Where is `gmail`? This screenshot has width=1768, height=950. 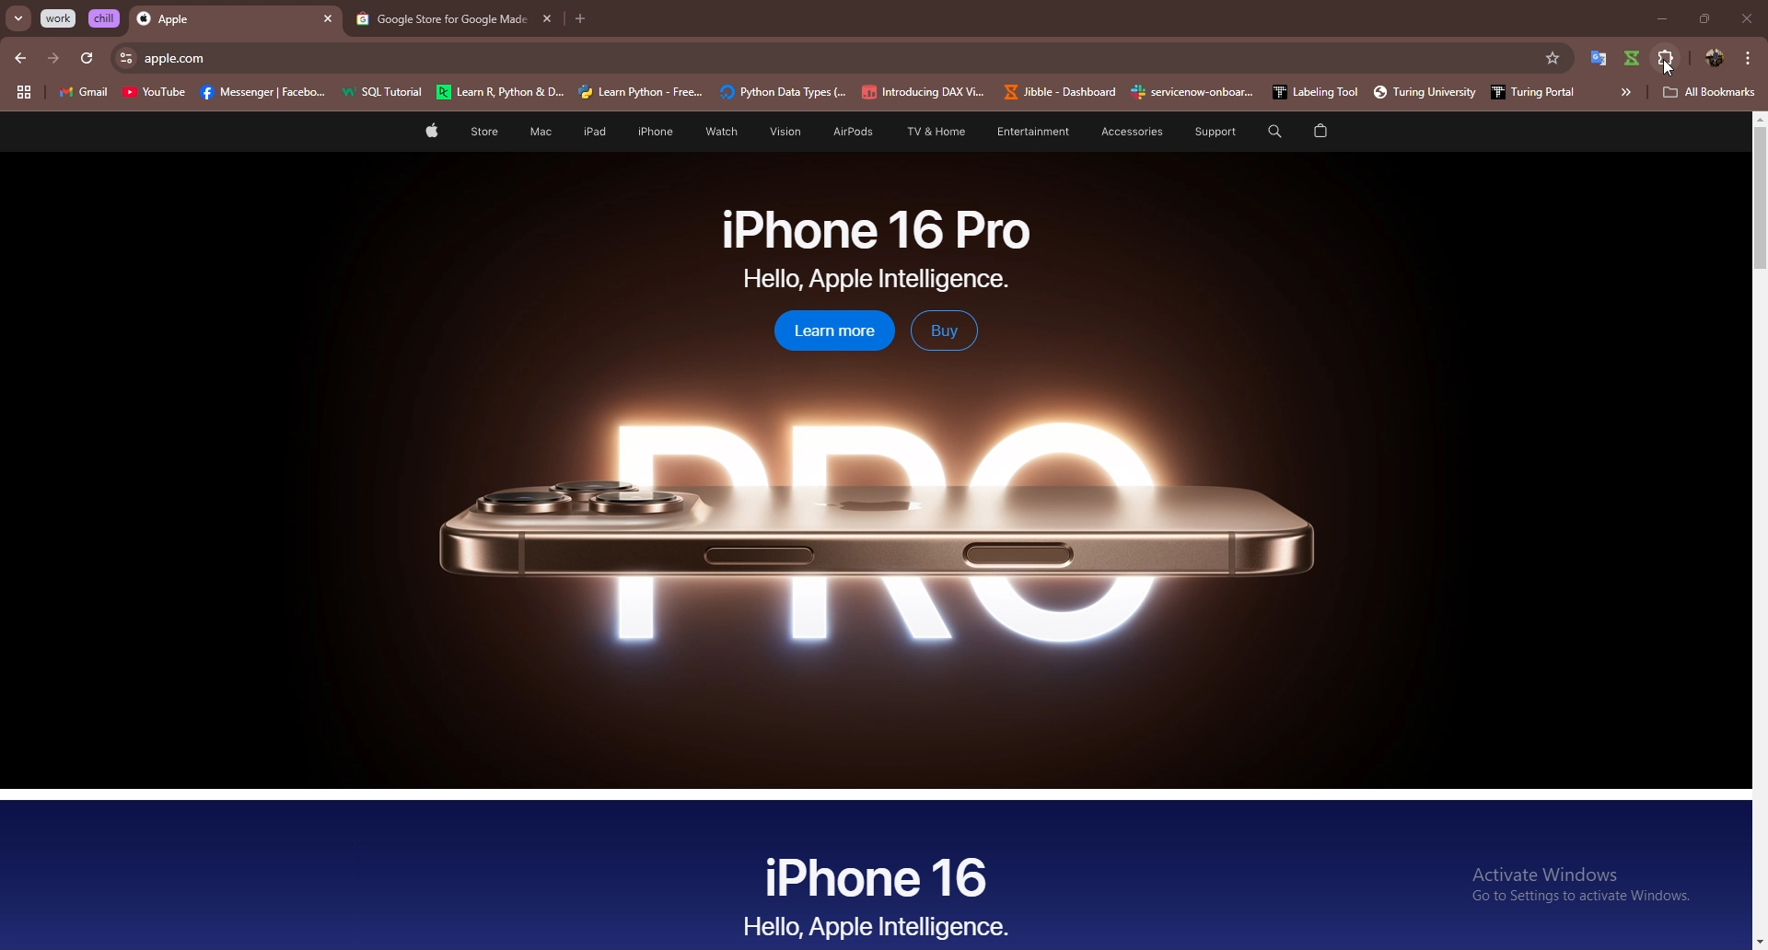
gmail is located at coordinates (83, 94).